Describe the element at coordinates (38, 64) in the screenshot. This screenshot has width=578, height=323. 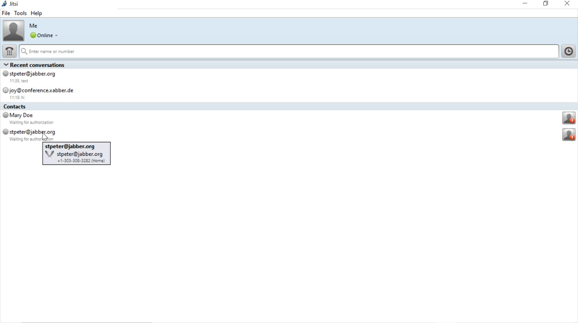
I see `Recent conversations` at that location.